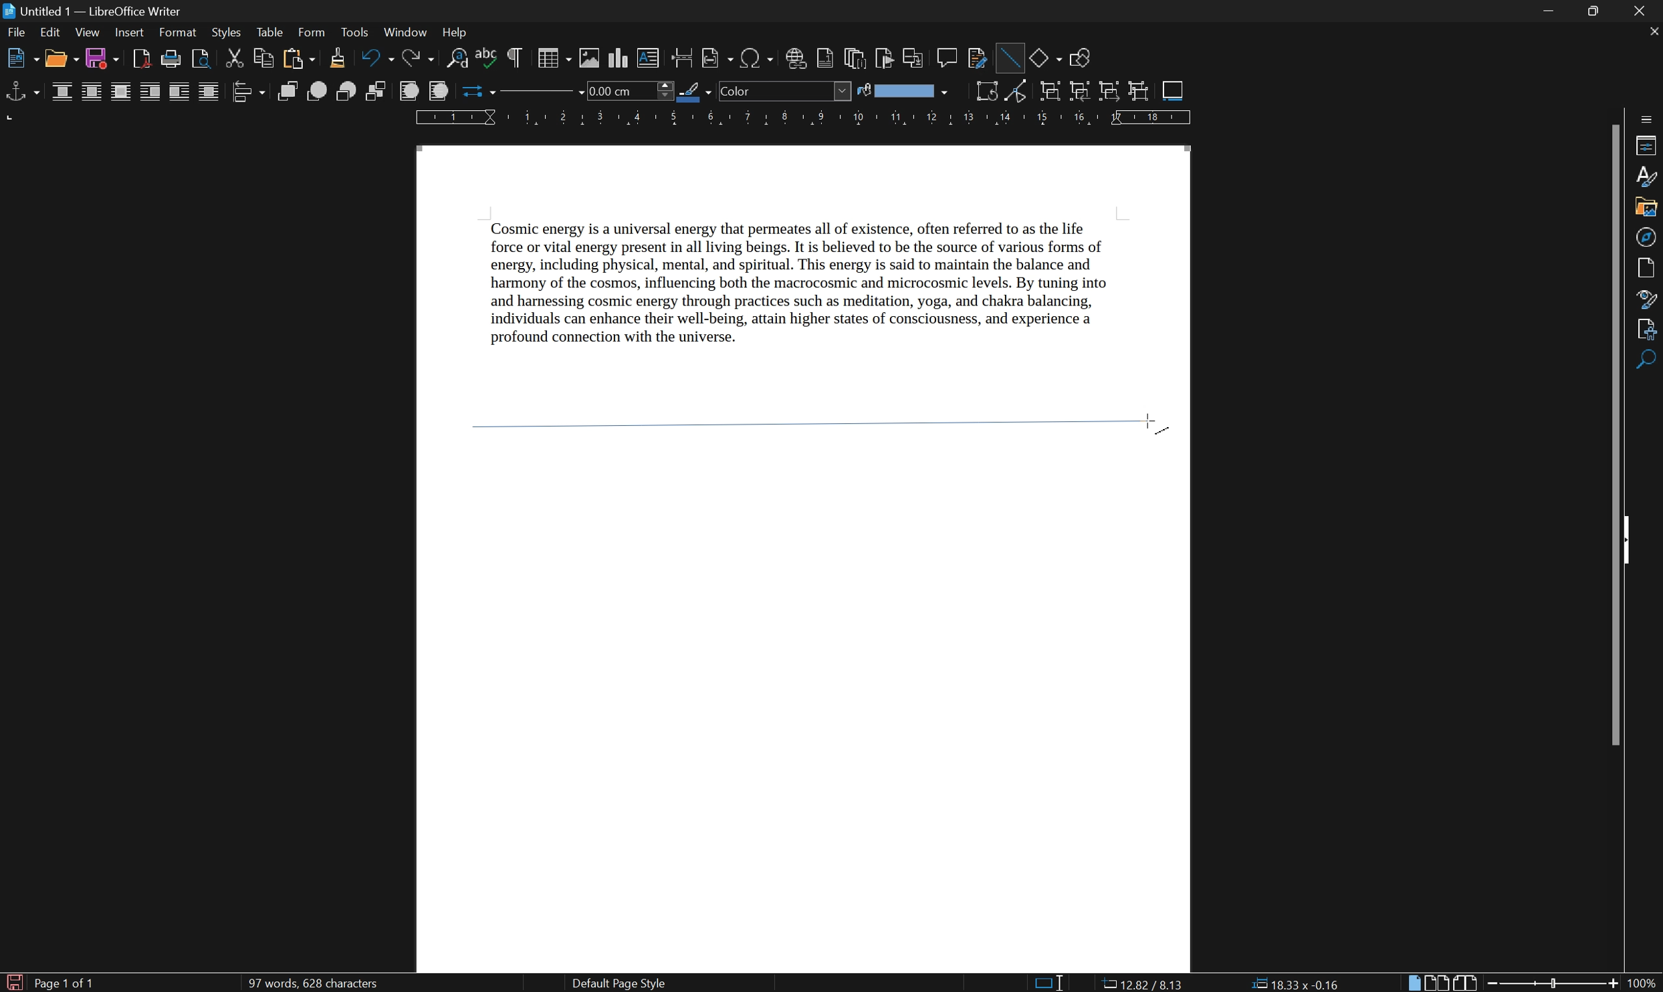 The height and width of the screenshot is (992, 1663). What do you see at coordinates (236, 57) in the screenshot?
I see `cut` at bounding box center [236, 57].